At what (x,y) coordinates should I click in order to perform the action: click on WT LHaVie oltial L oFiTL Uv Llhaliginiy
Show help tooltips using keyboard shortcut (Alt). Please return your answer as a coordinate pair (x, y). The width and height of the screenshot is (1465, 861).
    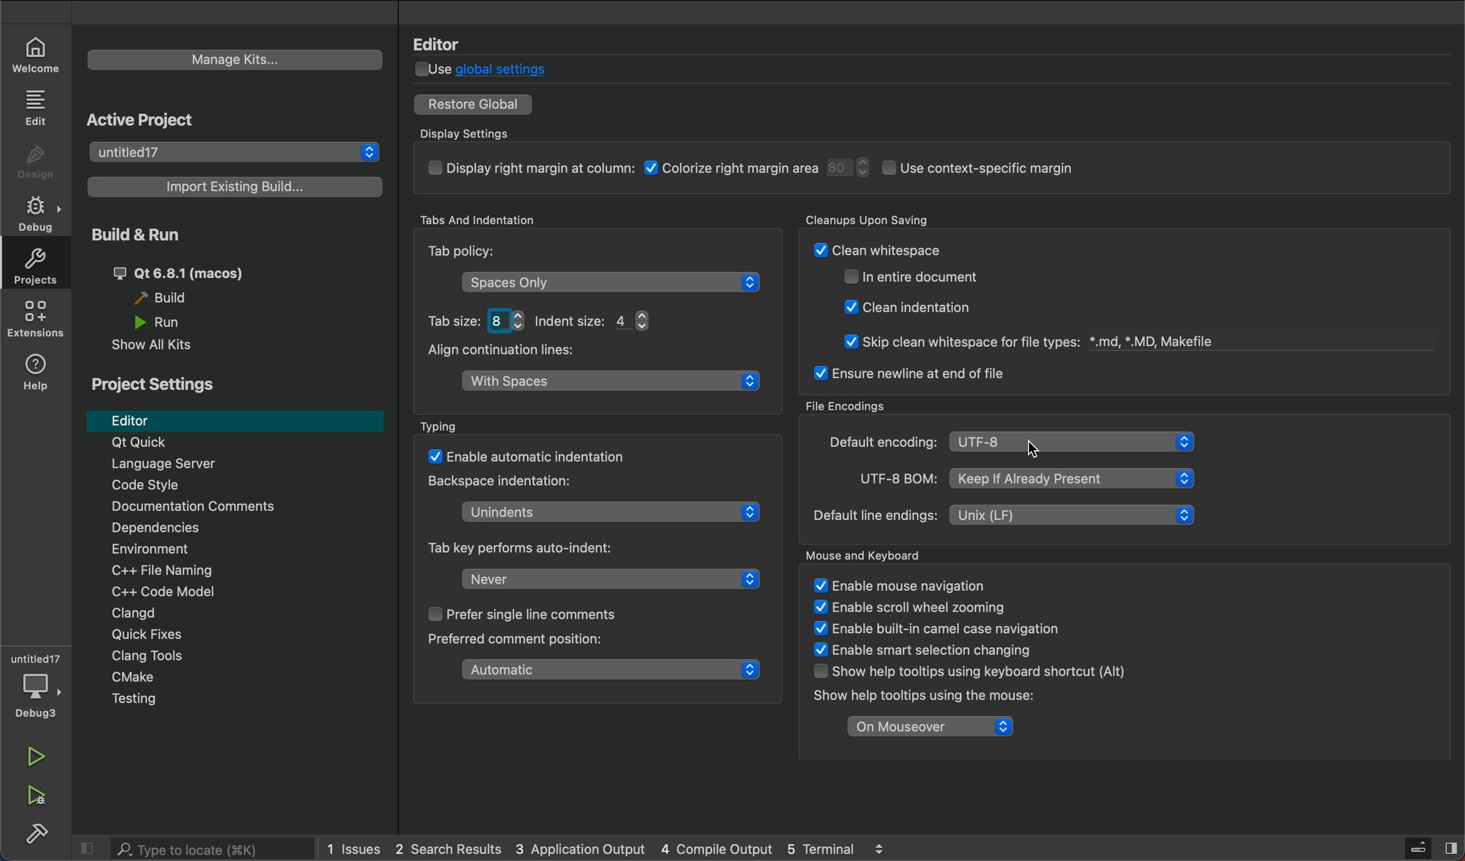
    Looking at the image, I should click on (966, 672).